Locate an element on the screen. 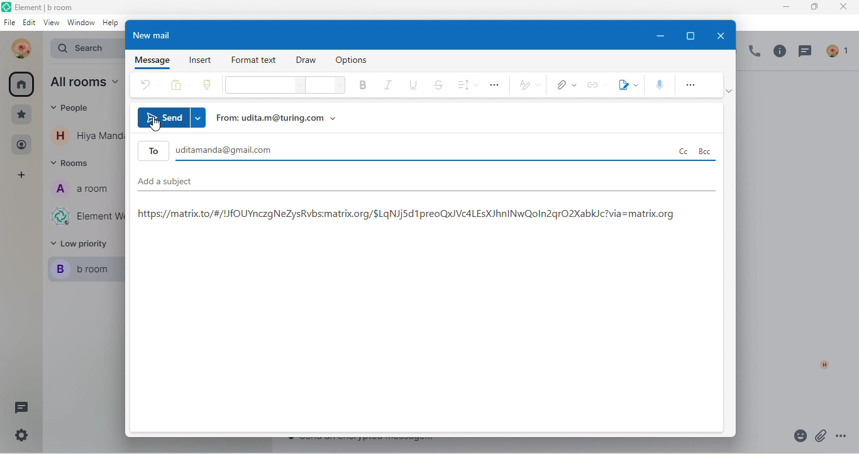 The image size is (859, 454). a room is located at coordinates (82, 192).